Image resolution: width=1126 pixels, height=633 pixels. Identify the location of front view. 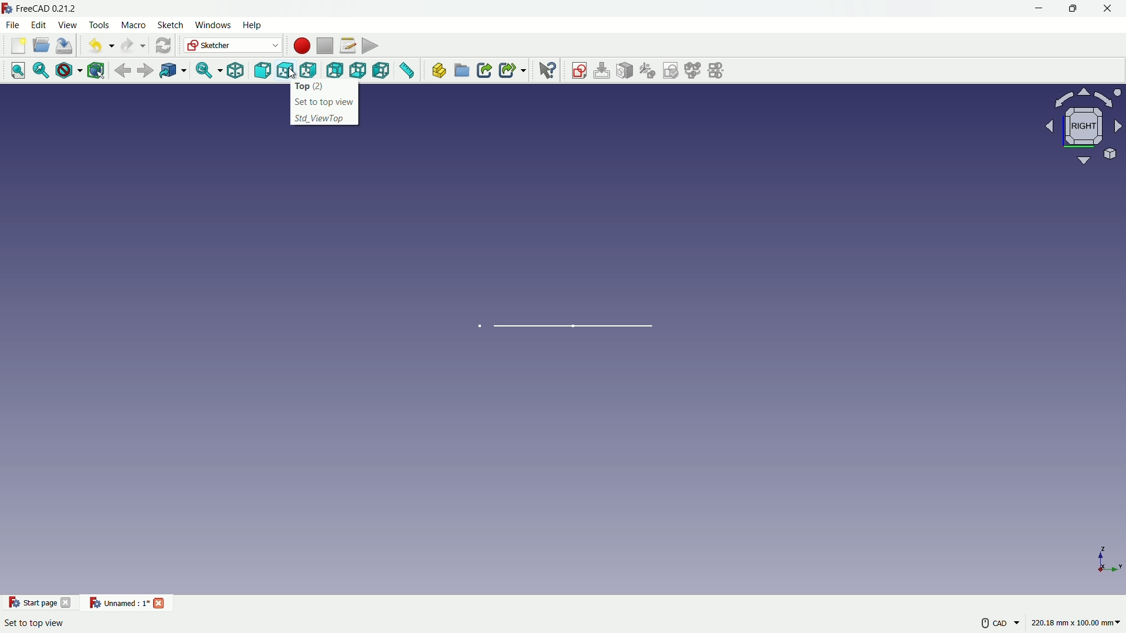
(263, 71).